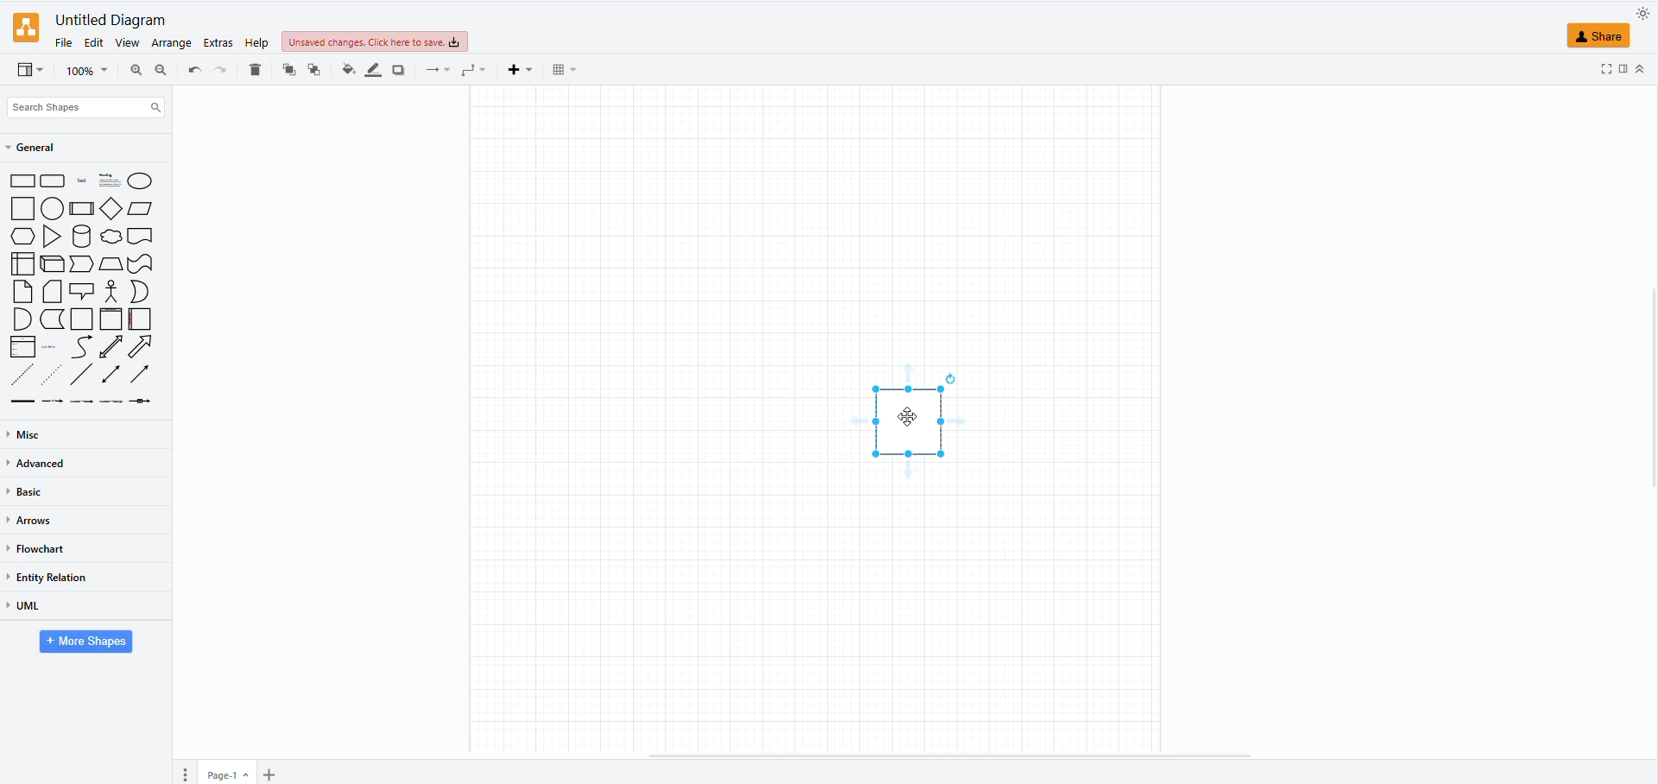 This screenshot has width=1658, height=784. Describe the element at coordinates (40, 149) in the screenshot. I see `General` at that location.